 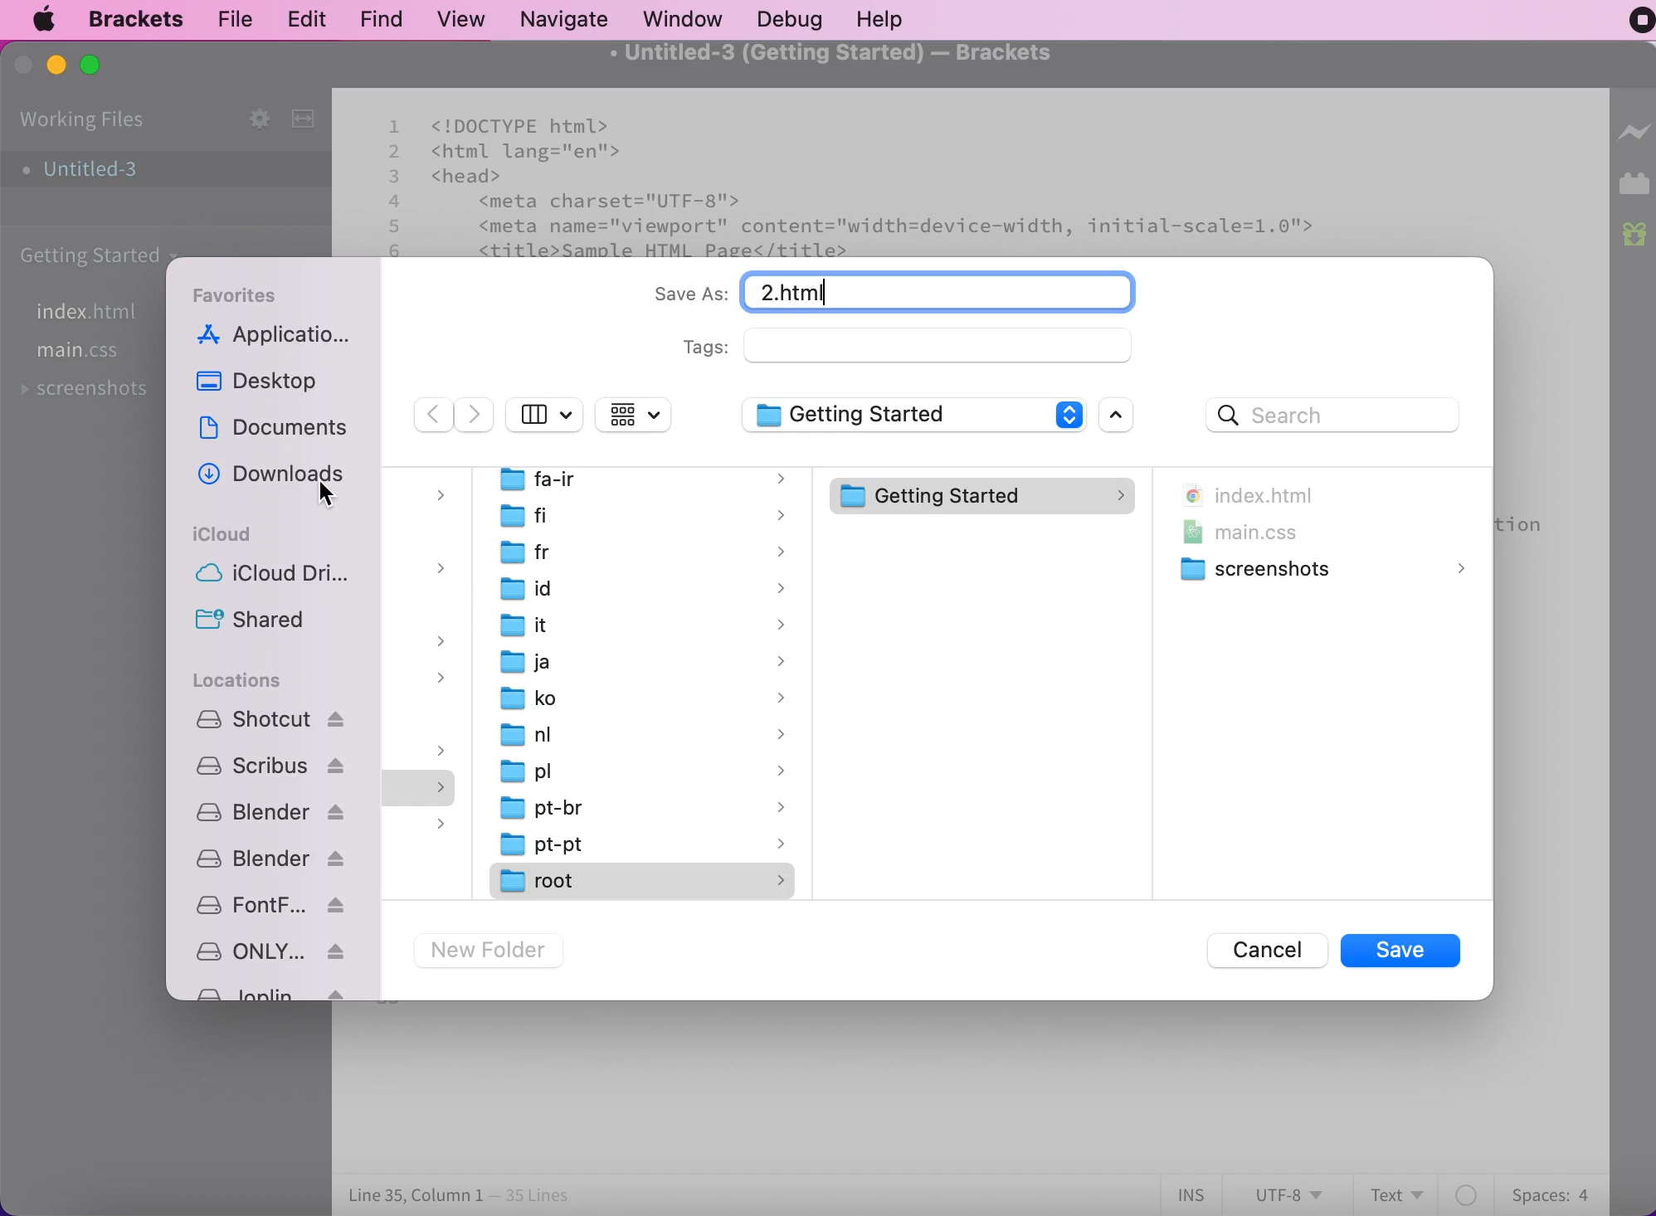 I want to click on file, so click(x=235, y=19).